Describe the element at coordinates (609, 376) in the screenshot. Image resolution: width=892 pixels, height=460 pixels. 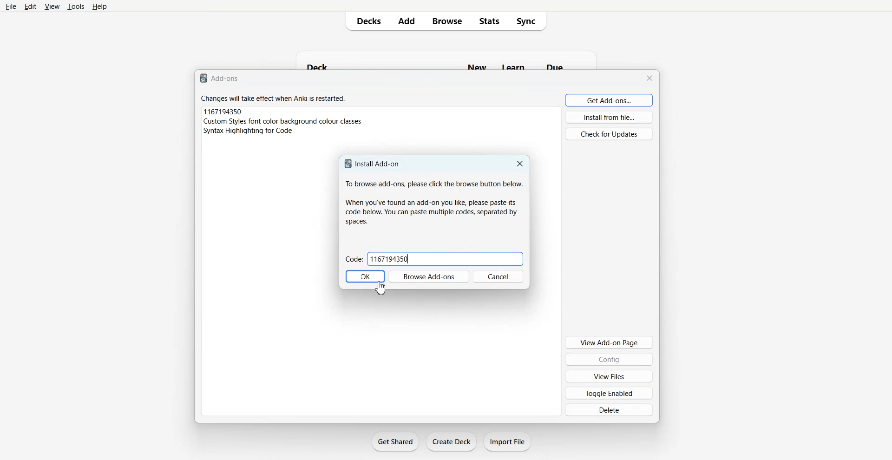
I see `View Files` at that location.